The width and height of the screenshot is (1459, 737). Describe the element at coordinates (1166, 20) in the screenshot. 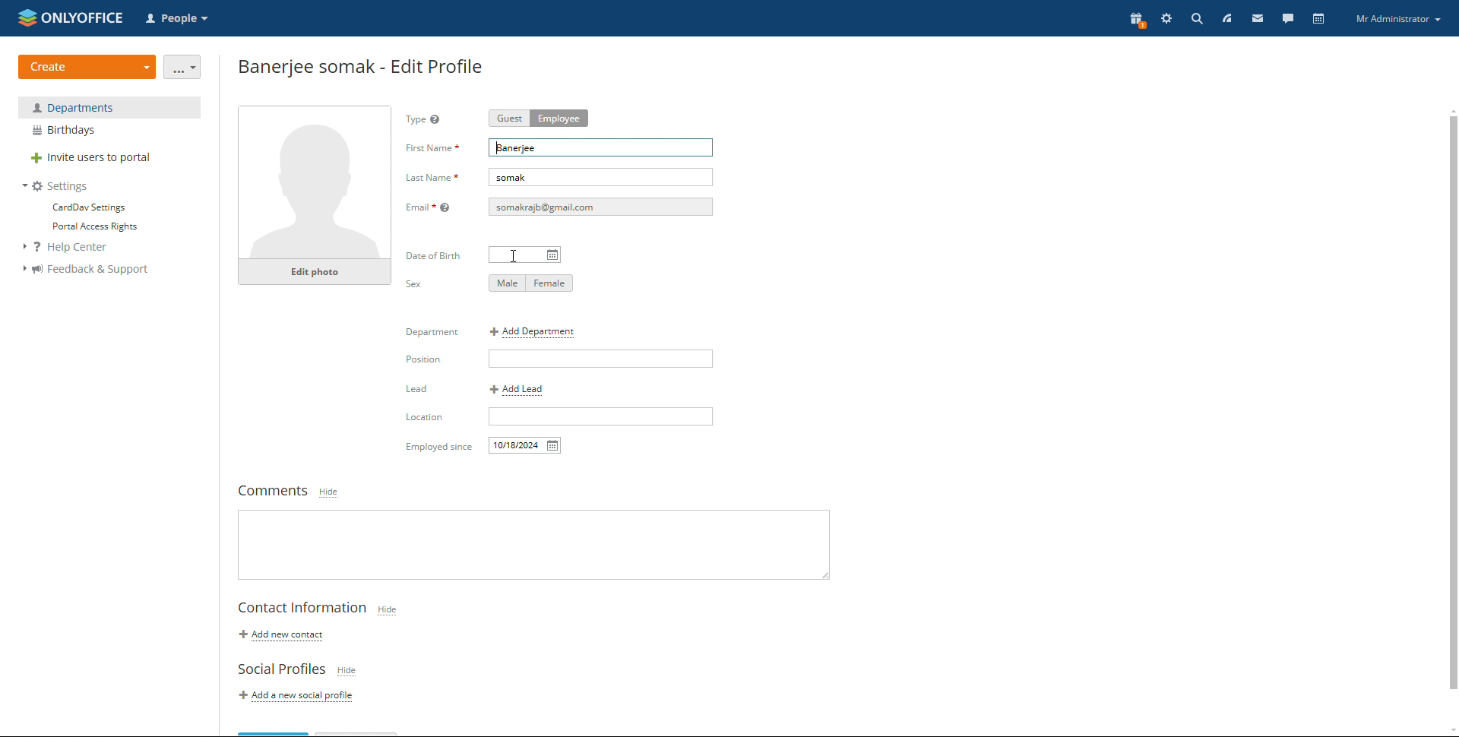

I see `settings` at that location.